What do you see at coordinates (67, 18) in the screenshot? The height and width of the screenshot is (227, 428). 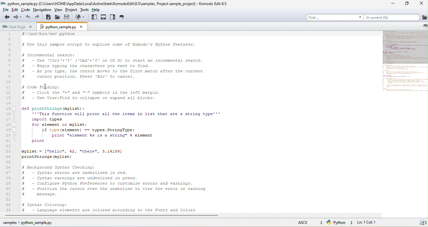 I see `save` at bounding box center [67, 18].